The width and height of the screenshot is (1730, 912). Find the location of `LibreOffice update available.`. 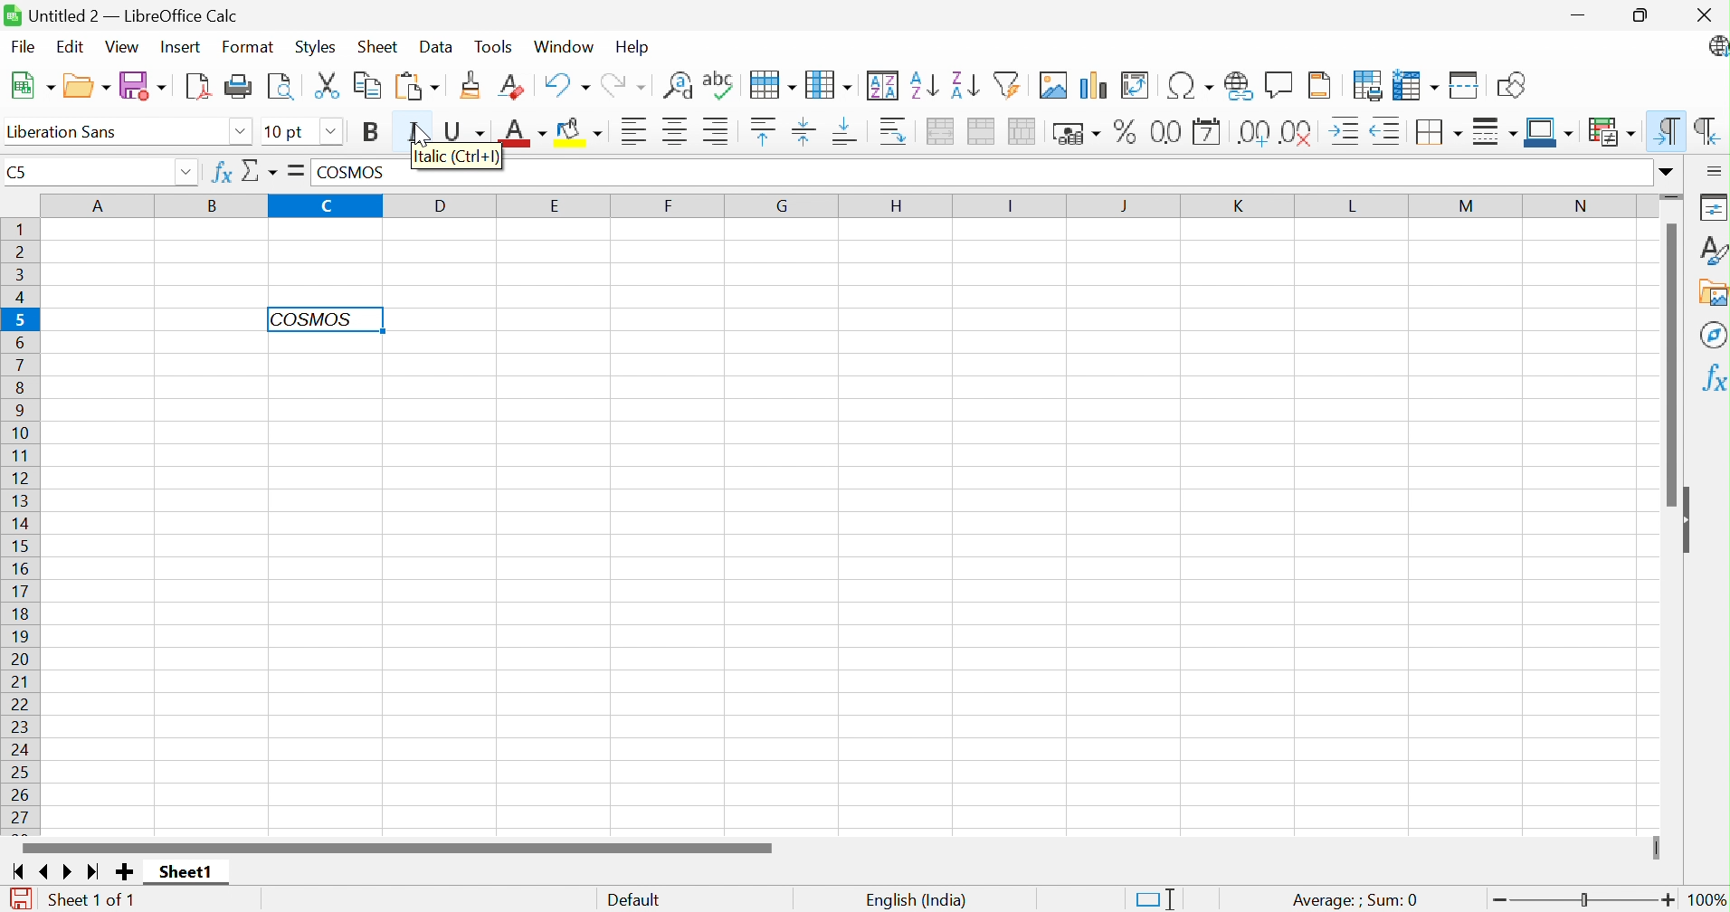

LibreOffice update available. is located at coordinates (1716, 47).